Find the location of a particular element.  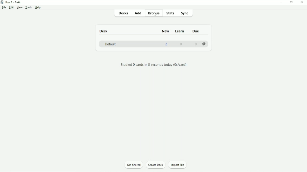

Restore down is located at coordinates (292, 3).